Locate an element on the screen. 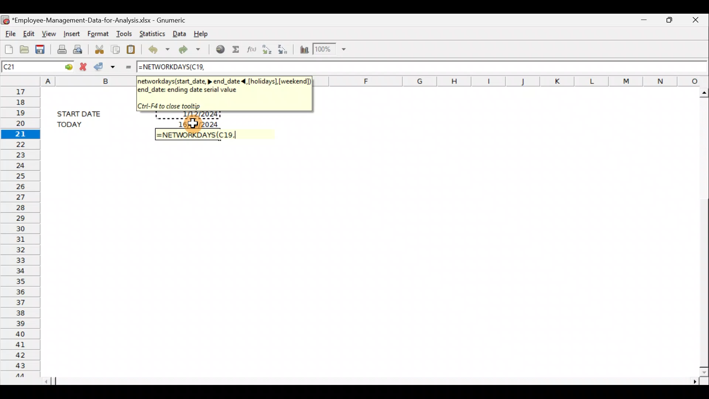  Help is located at coordinates (206, 33).